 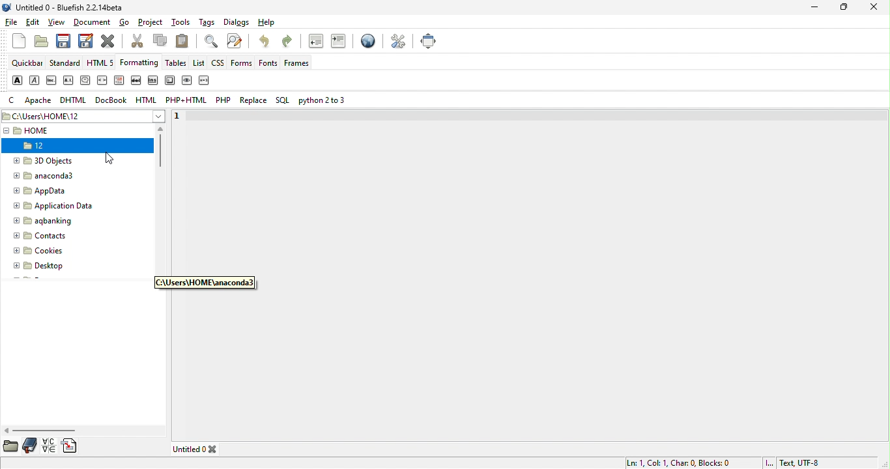 I want to click on open, so click(x=40, y=42).